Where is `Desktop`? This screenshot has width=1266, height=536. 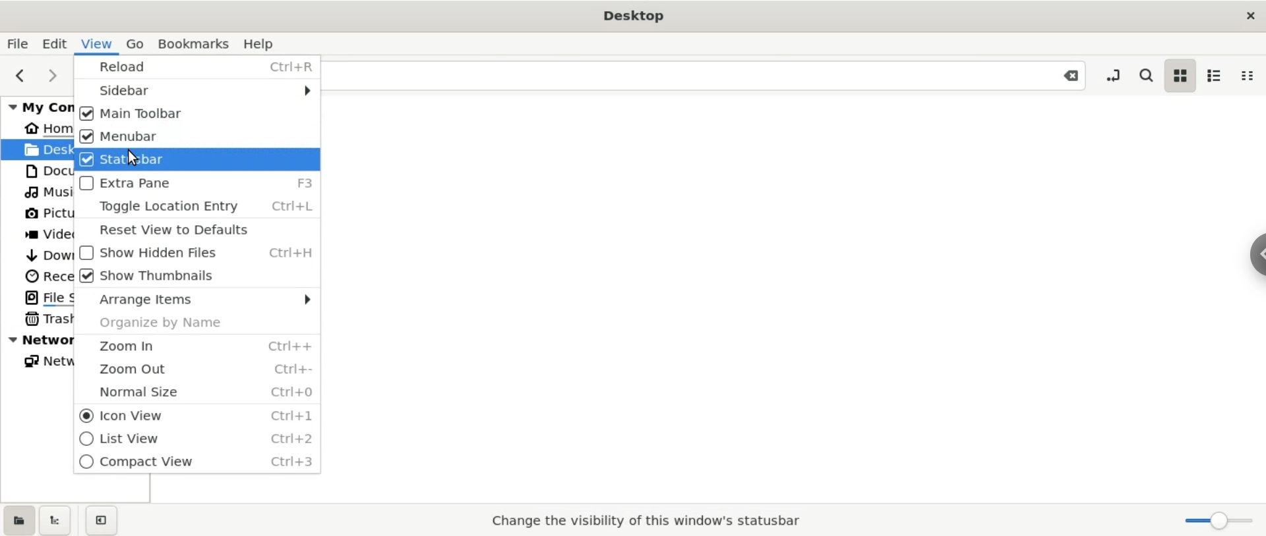 Desktop is located at coordinates (636, 15).